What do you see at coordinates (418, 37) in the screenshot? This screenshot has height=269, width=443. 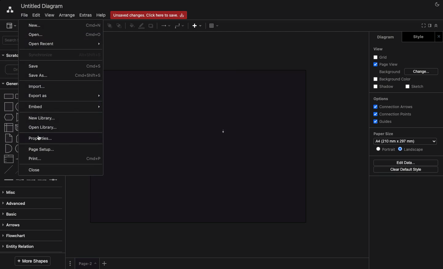 I see `Style` at bounding box center [418, 37].